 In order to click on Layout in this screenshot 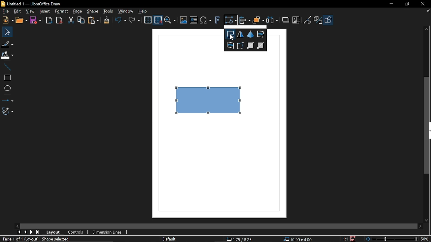, I will do `click(53, 232)`.